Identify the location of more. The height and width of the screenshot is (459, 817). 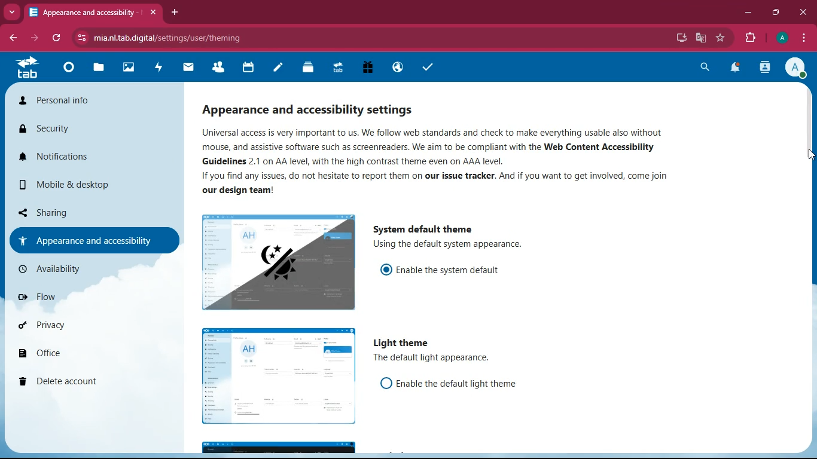
(13, 11).